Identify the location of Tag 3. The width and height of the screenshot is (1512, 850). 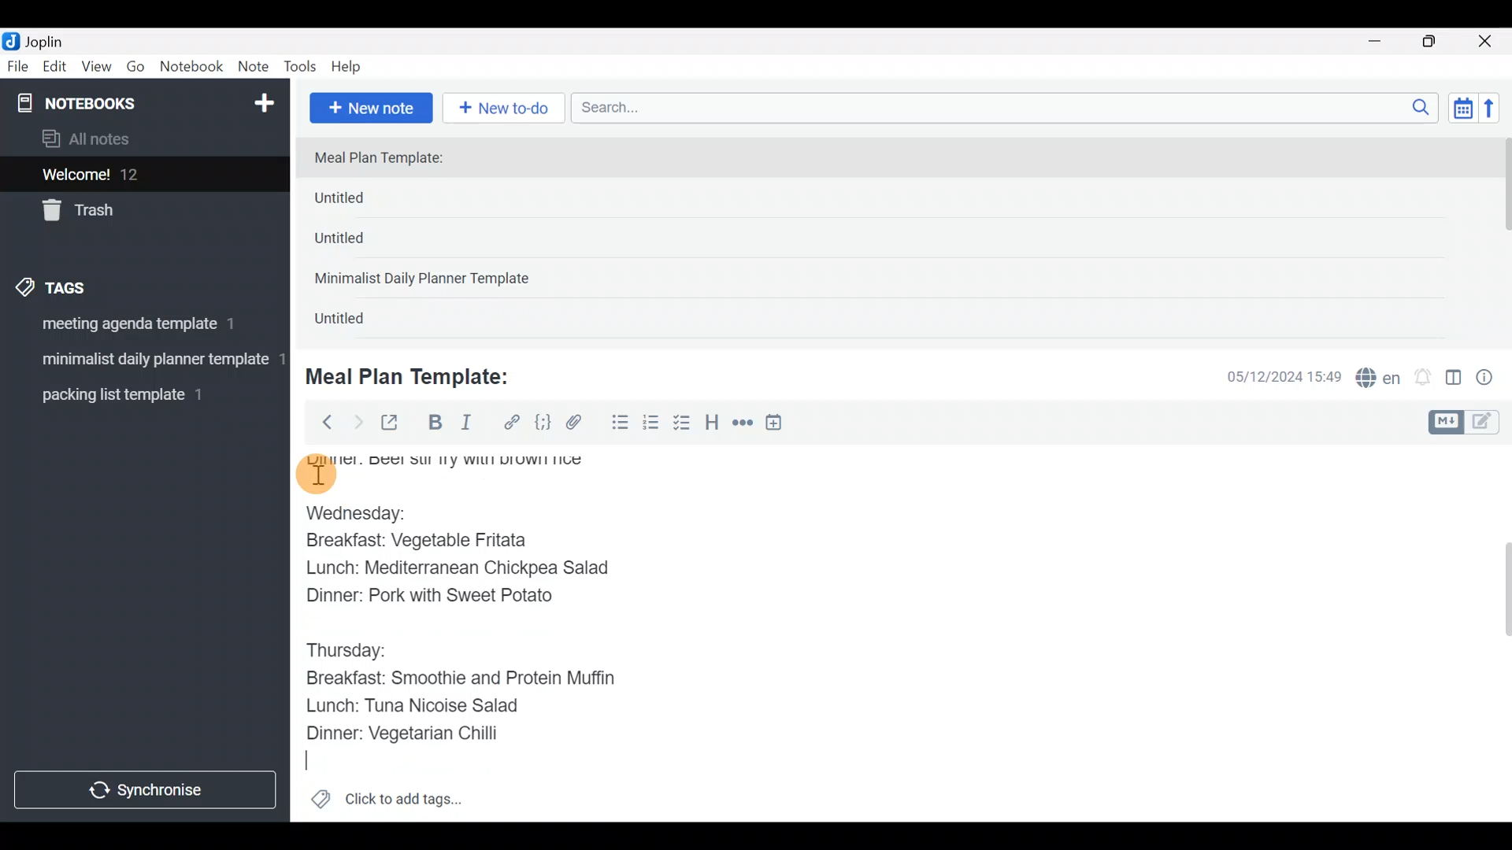
(139, 394).